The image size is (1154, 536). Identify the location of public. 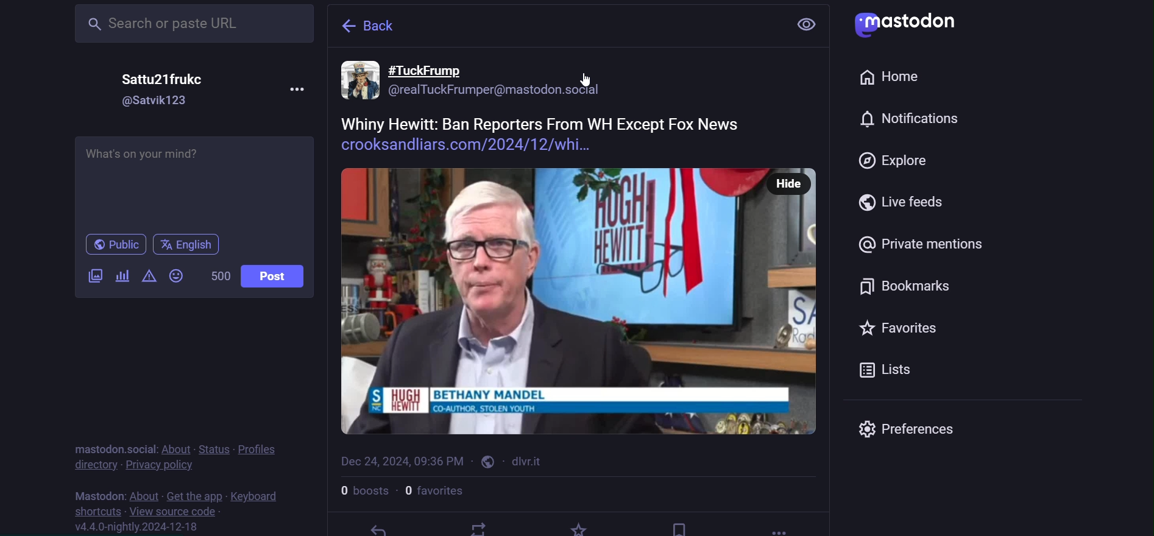
(115, 244).